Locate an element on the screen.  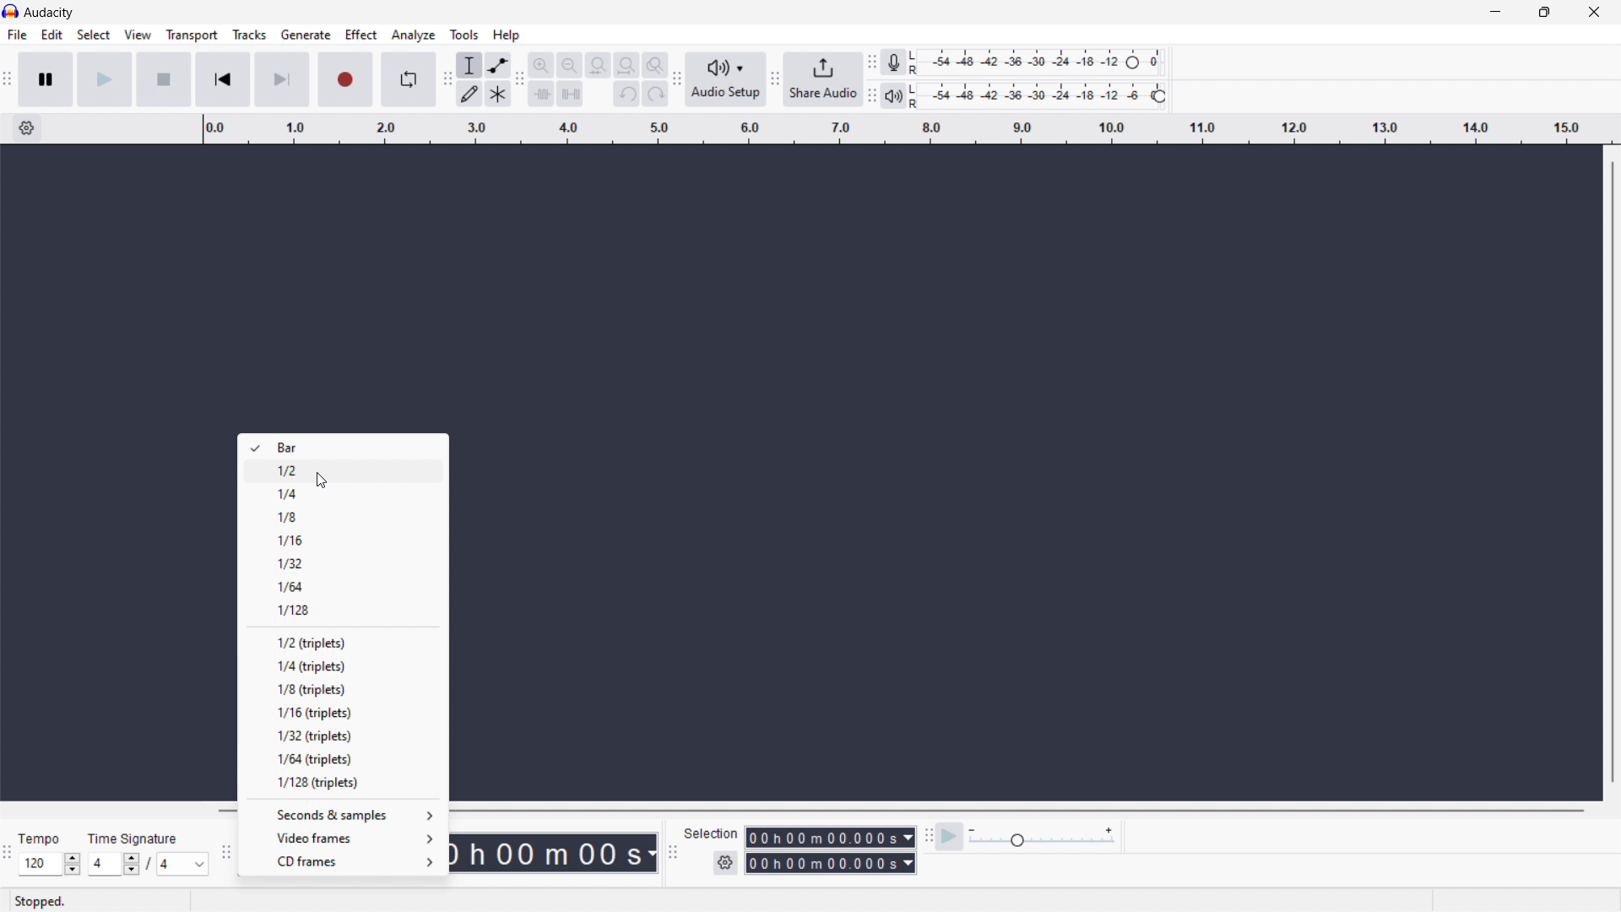
selection end time is located at coordinates (830, 863).